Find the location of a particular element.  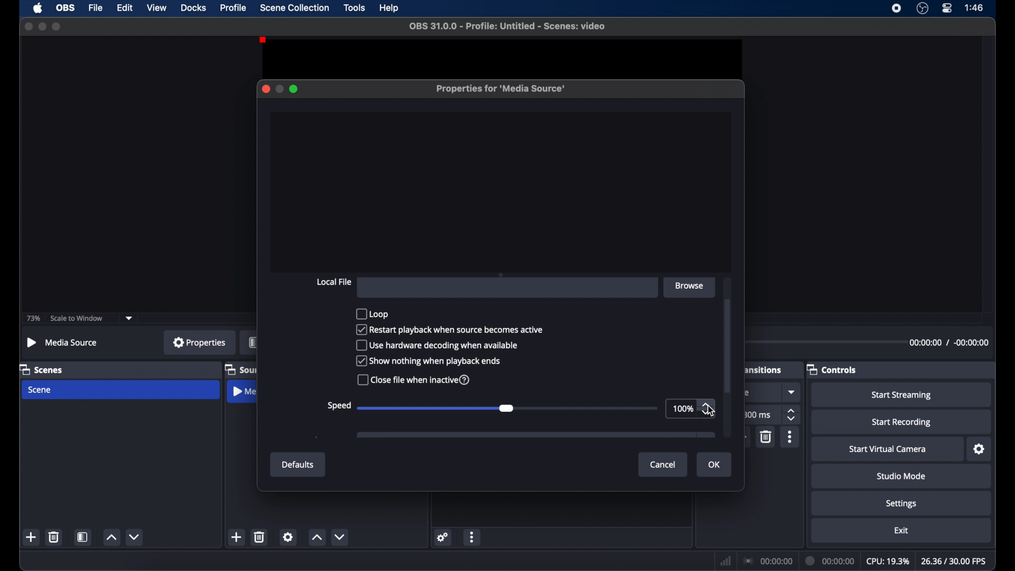

scene is located at coordinates (40, 390).